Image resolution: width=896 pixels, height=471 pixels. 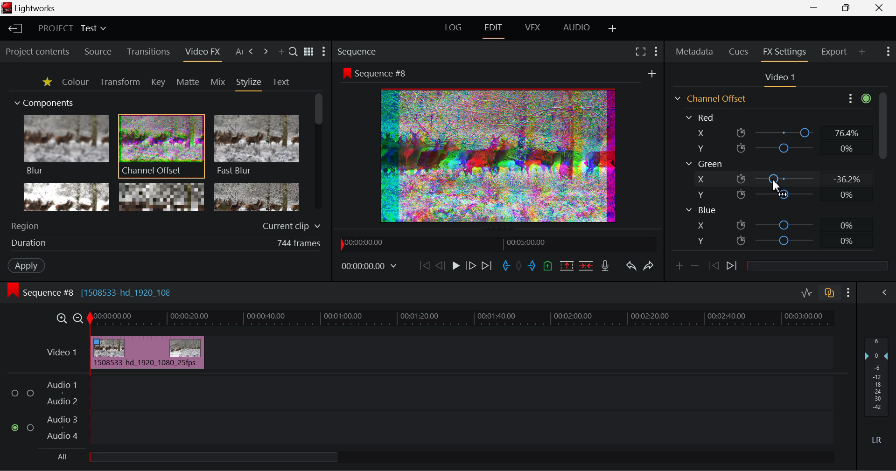 What do you see at coordinates (578, 29) in the screenshot?
I see `AUDIO Layout` at bounding box center [578, 29].